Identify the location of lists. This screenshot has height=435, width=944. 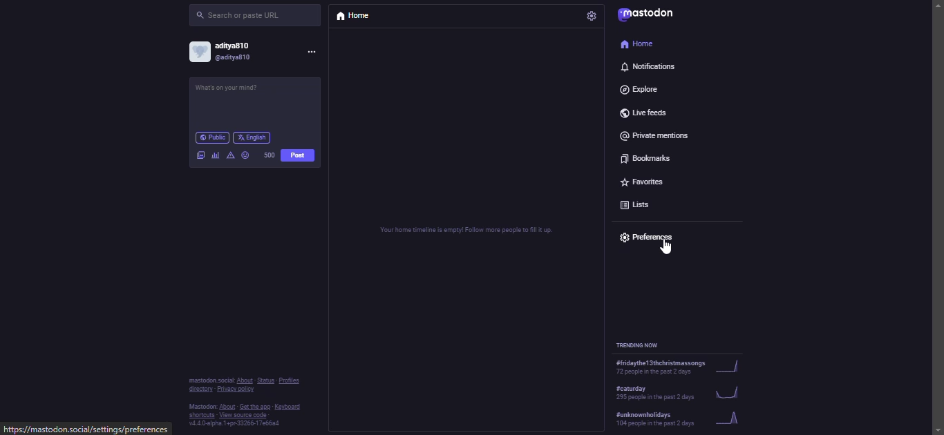
(639, 205).